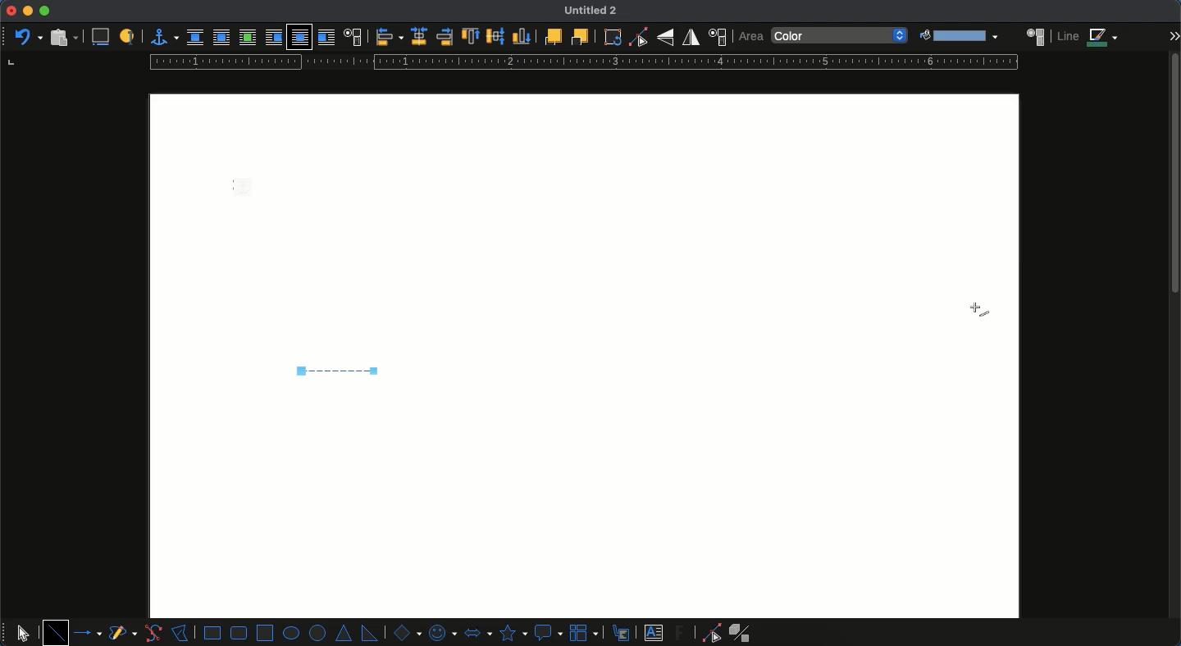  Describe the element at coordinates (89, 633) in the screenshot. I see `lines and arrows` at that location.